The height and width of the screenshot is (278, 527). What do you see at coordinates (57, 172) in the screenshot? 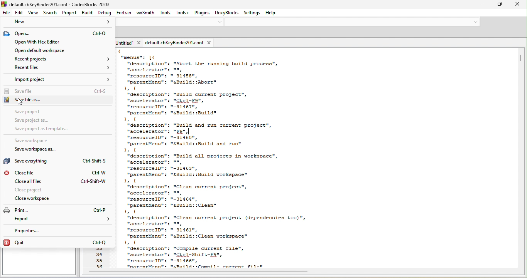
I see `close file` at bounding box center [57, 172].